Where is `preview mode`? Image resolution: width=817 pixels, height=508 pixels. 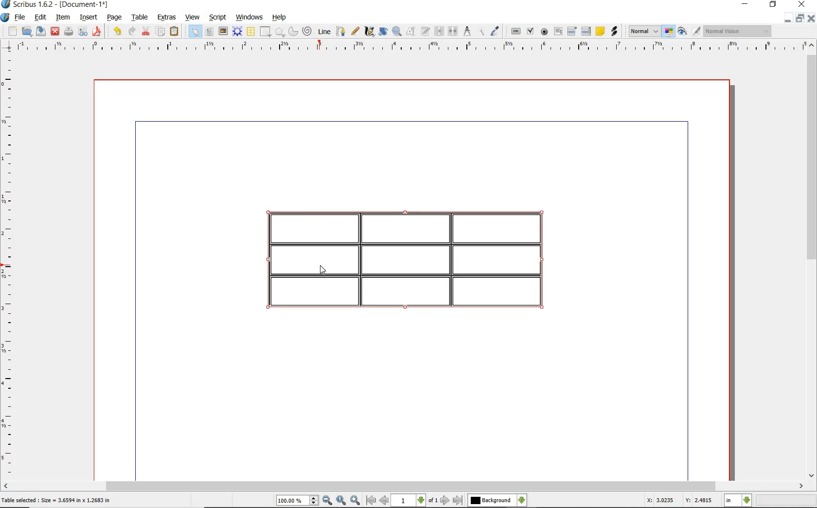 preview mode is located at coordinates (681, 32).